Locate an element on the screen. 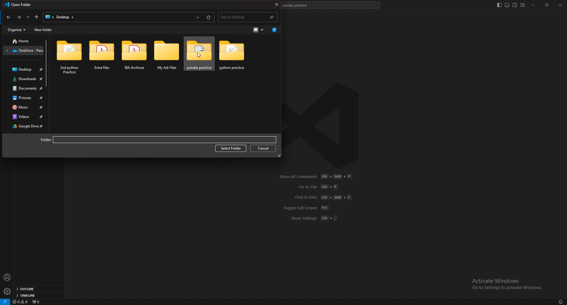  downloads folder is located at coordinates (25, 79).